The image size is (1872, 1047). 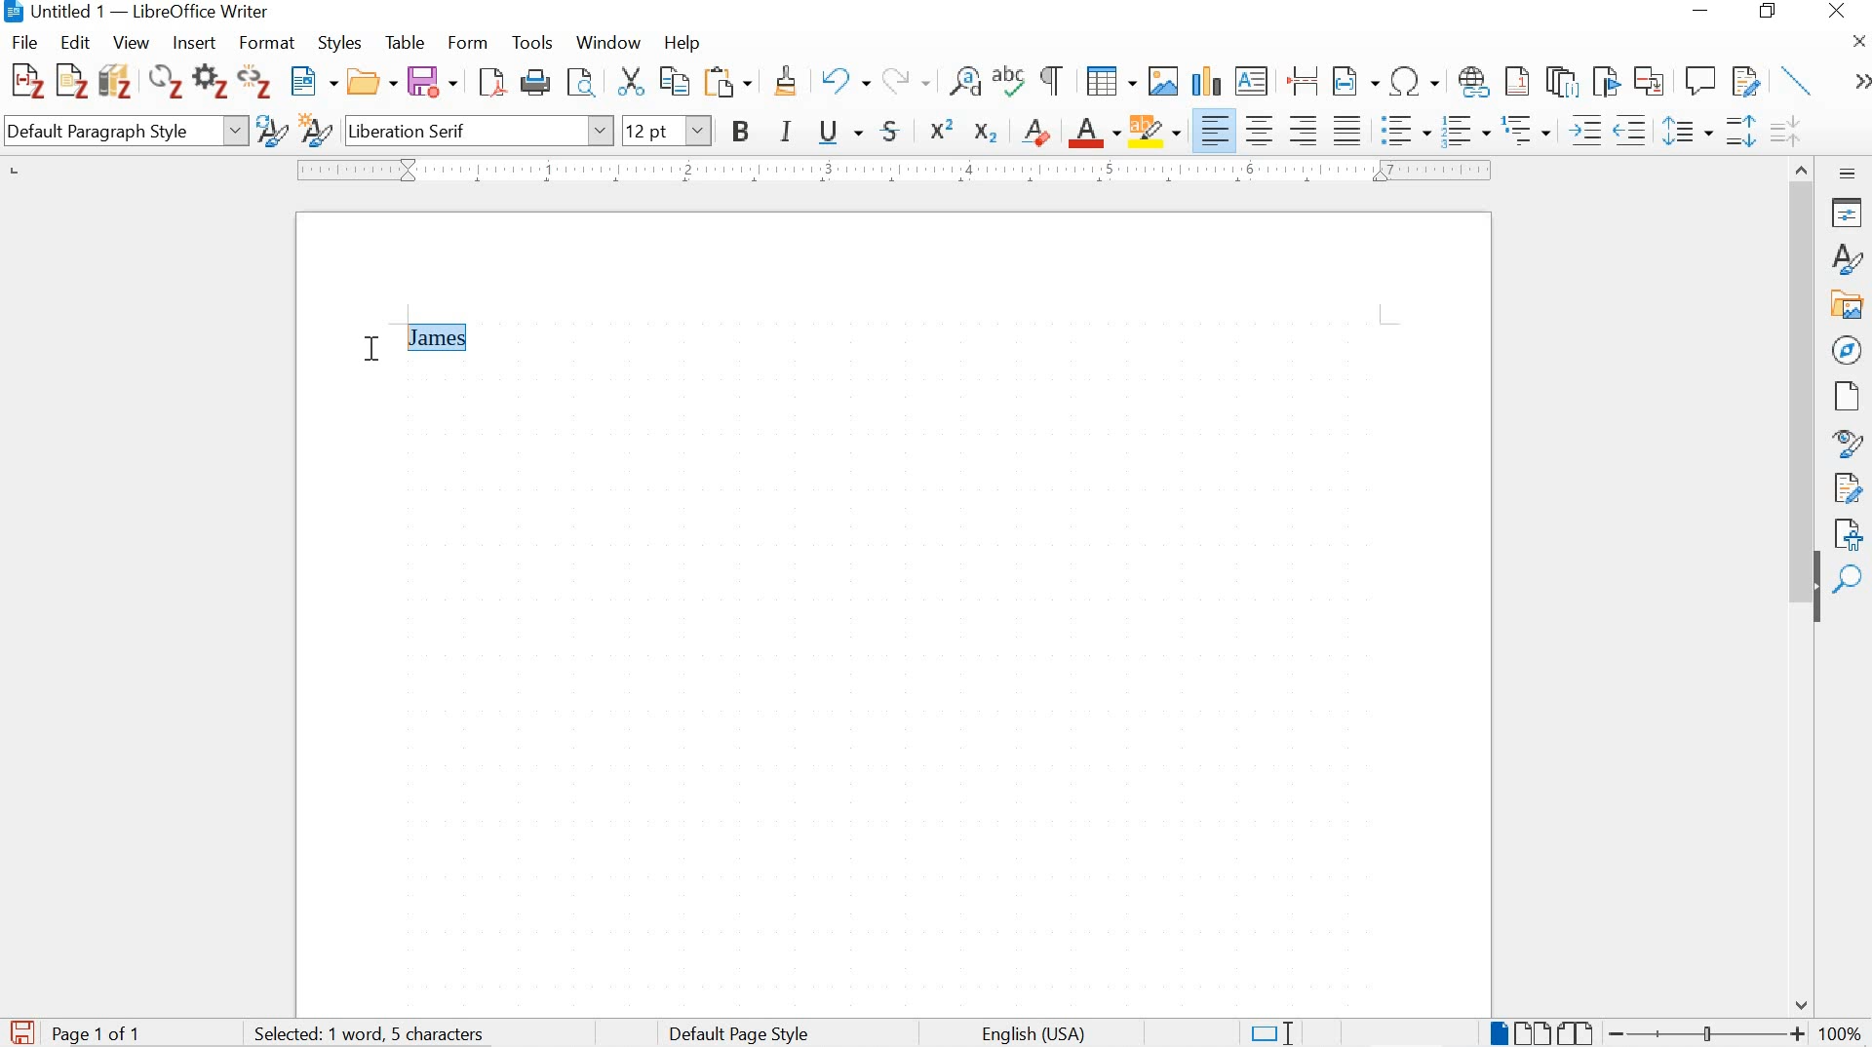 What do you see at coordinates (1841, 1032) in the screenshot?
I see `zoom factor-100%` at bounding box center [1841, 1032].